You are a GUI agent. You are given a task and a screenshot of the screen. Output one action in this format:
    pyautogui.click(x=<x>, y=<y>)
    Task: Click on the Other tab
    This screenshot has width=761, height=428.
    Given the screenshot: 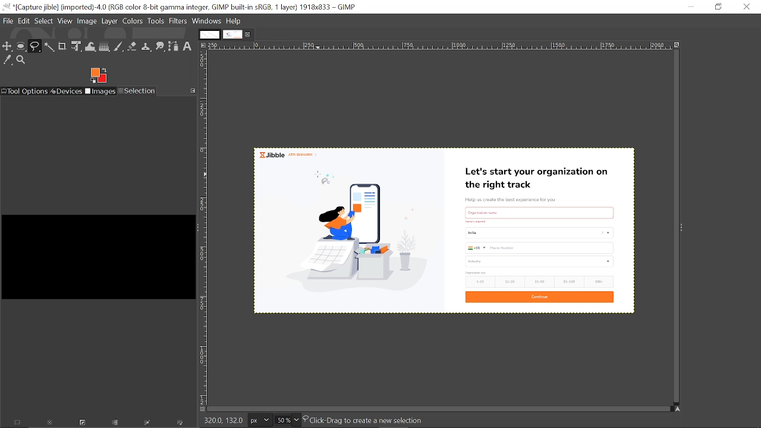 What is the action you would take?
    pyautogui.click(x=209, y=34)
    